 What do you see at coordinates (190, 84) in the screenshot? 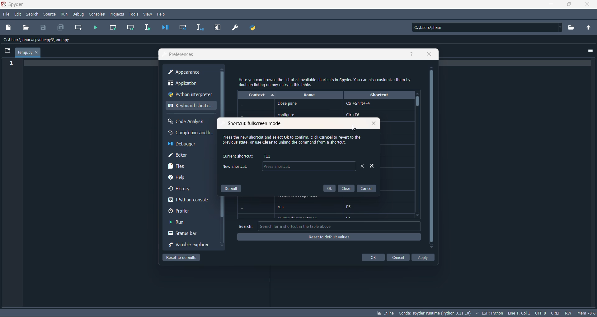
I see `application` at bounding box center [190, 84].